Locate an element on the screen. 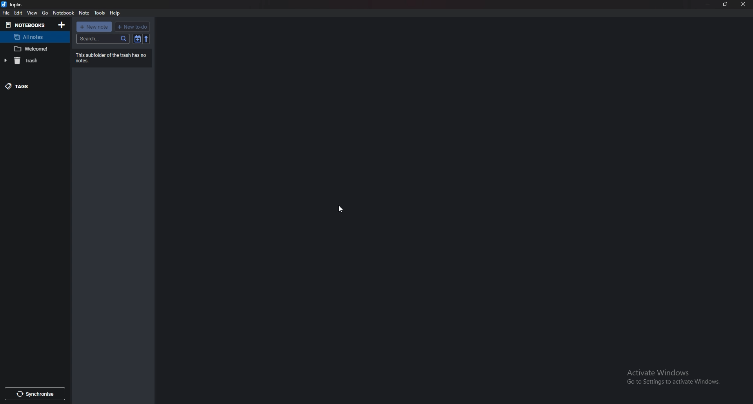 This screenshot has height=404, width=753. Trash is located at coordinates (31, 62).